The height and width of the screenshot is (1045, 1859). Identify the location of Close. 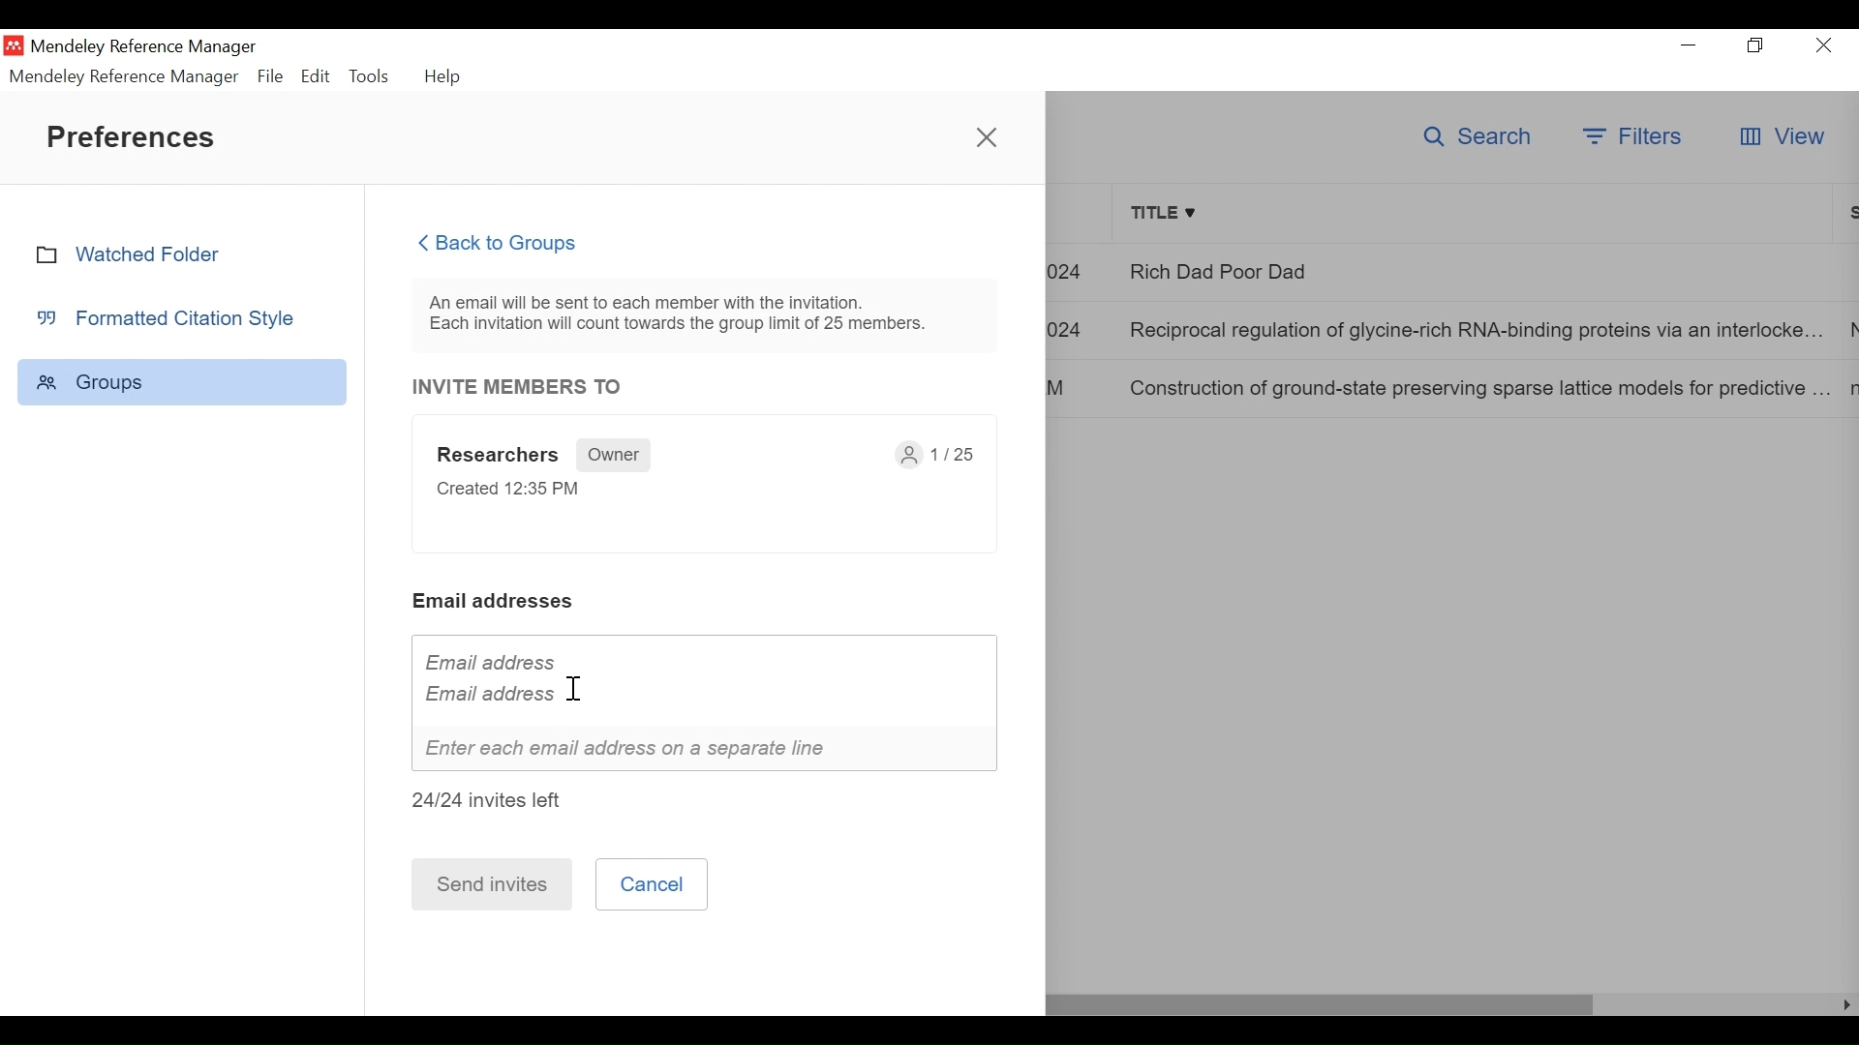
(1825, 45).